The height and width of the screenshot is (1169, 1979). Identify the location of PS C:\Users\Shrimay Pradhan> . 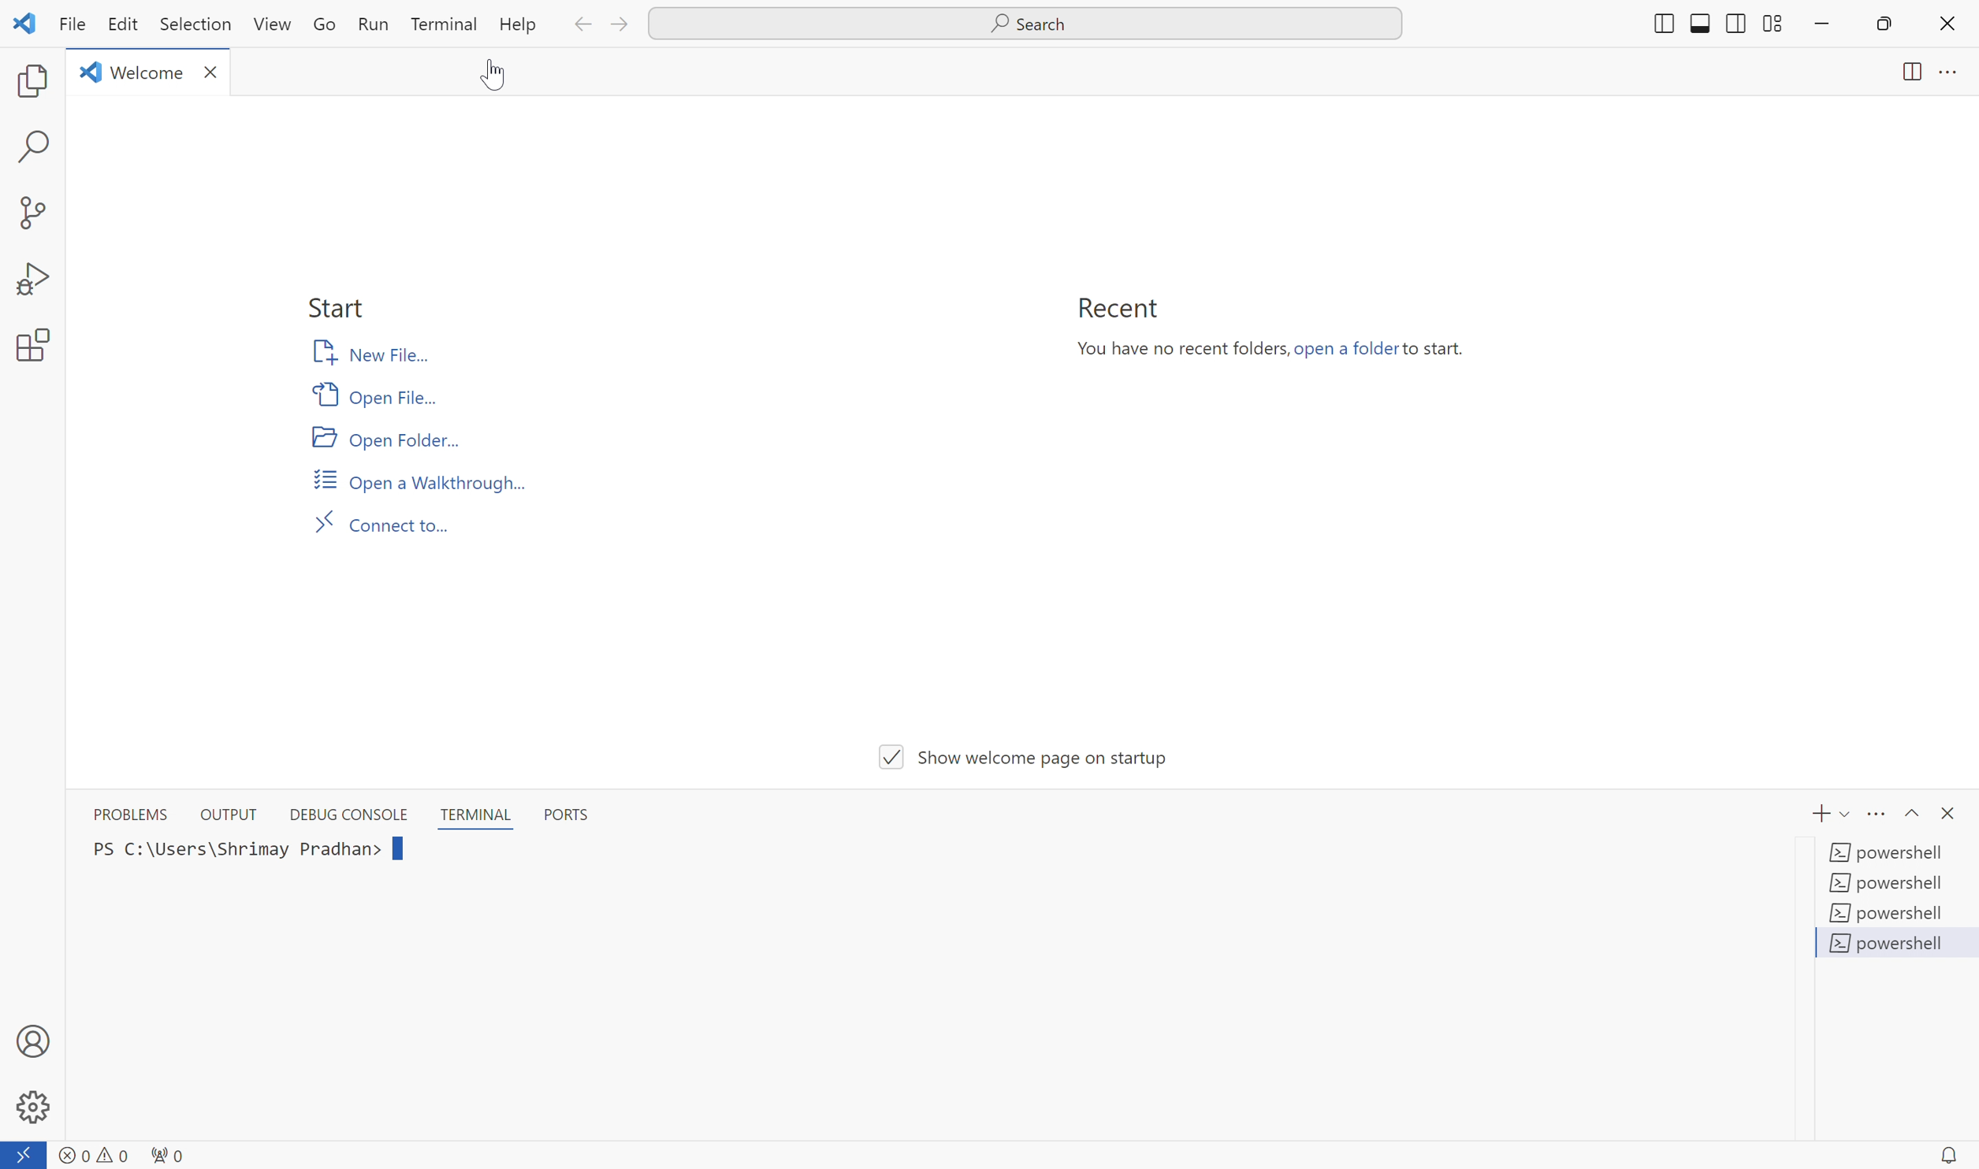
(289, 852).